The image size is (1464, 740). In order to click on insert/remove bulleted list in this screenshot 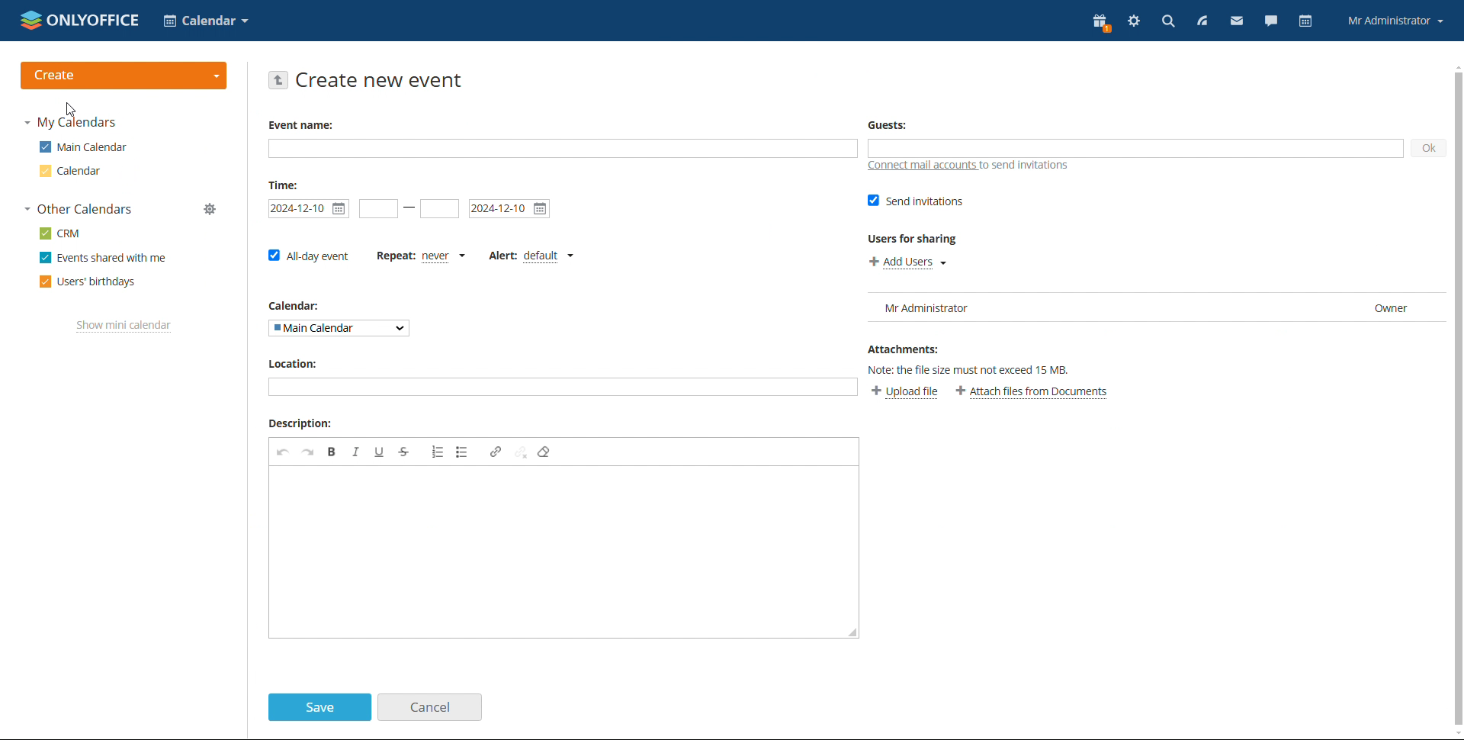, I will do `click(464, 451)`.